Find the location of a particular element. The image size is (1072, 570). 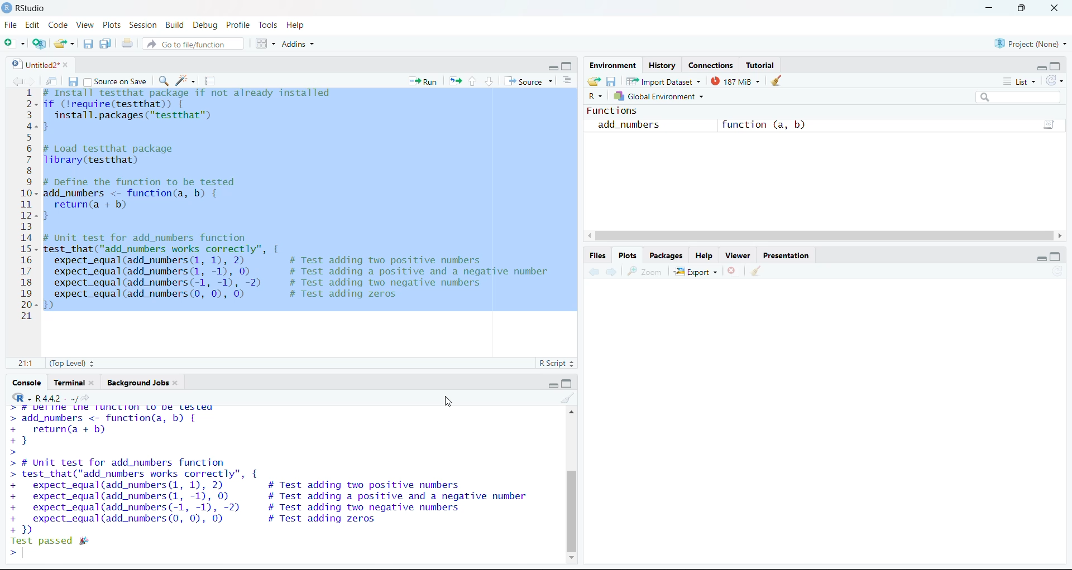

Test passed # is located at coordinates (54, 541).